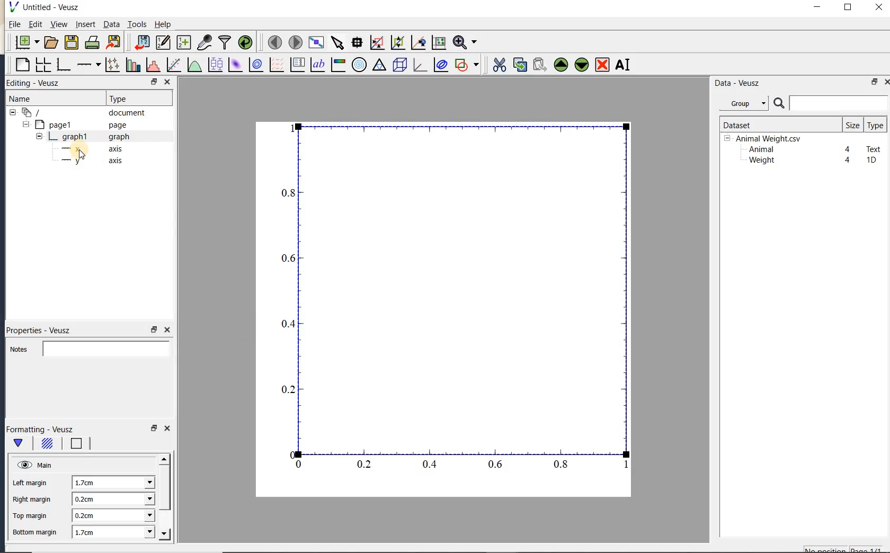 This screenshot has height=553, width=890. I want to click on 4, so click(848, 150).